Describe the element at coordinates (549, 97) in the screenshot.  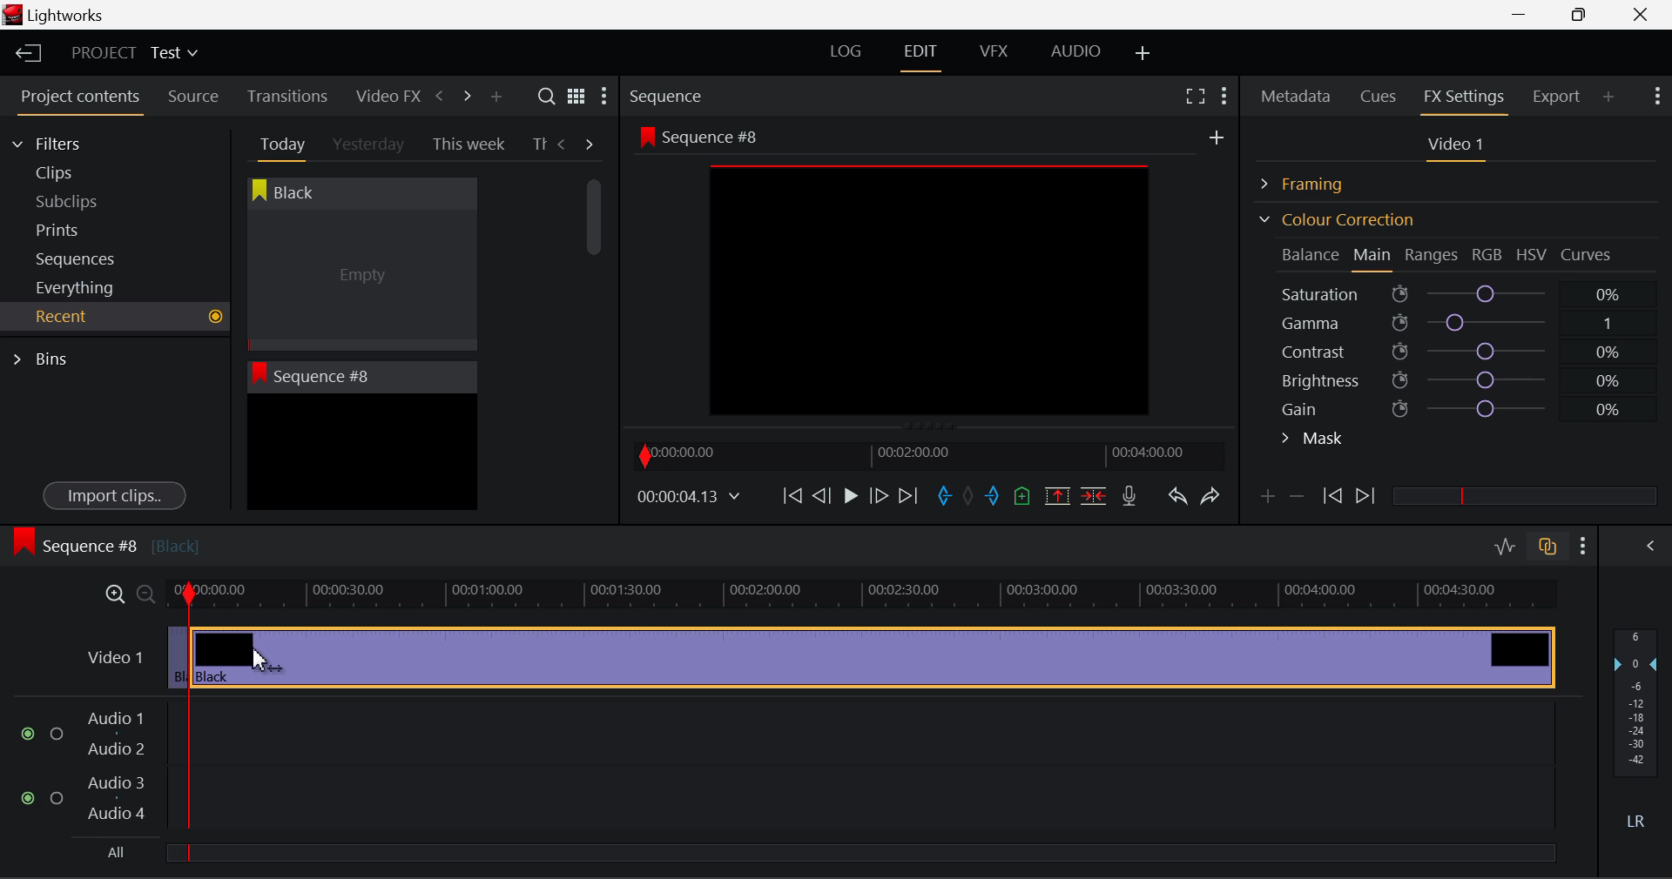
I see `Search` at that location.